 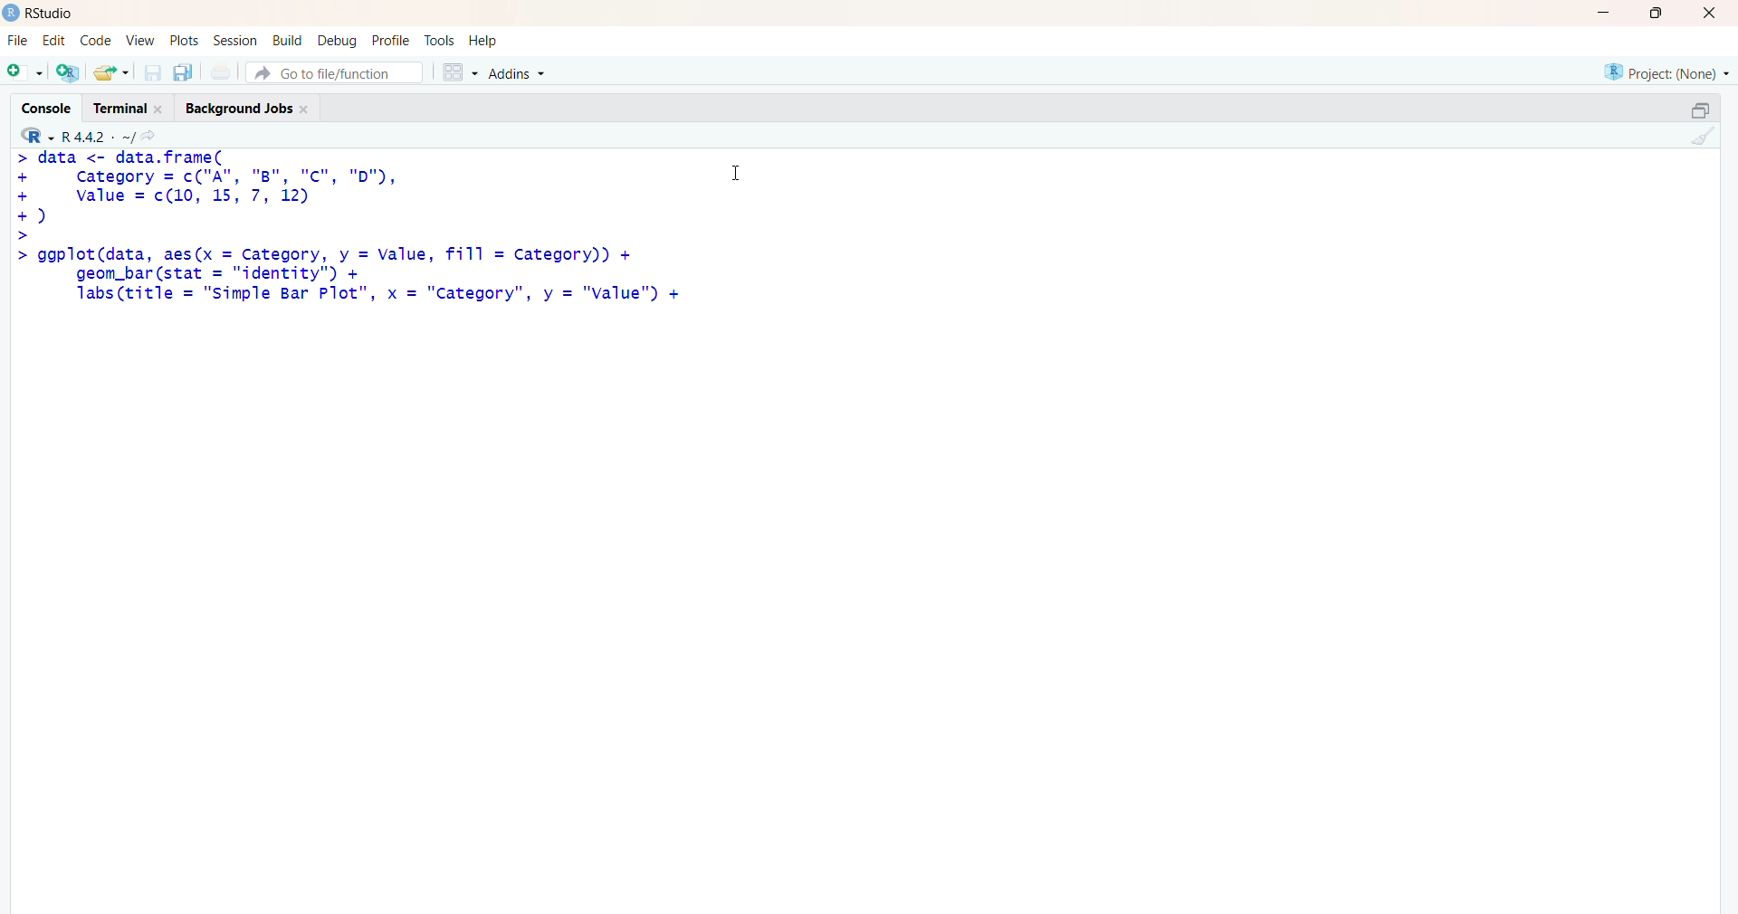 I want to click on Rstudio, so click(x=55, y=14).